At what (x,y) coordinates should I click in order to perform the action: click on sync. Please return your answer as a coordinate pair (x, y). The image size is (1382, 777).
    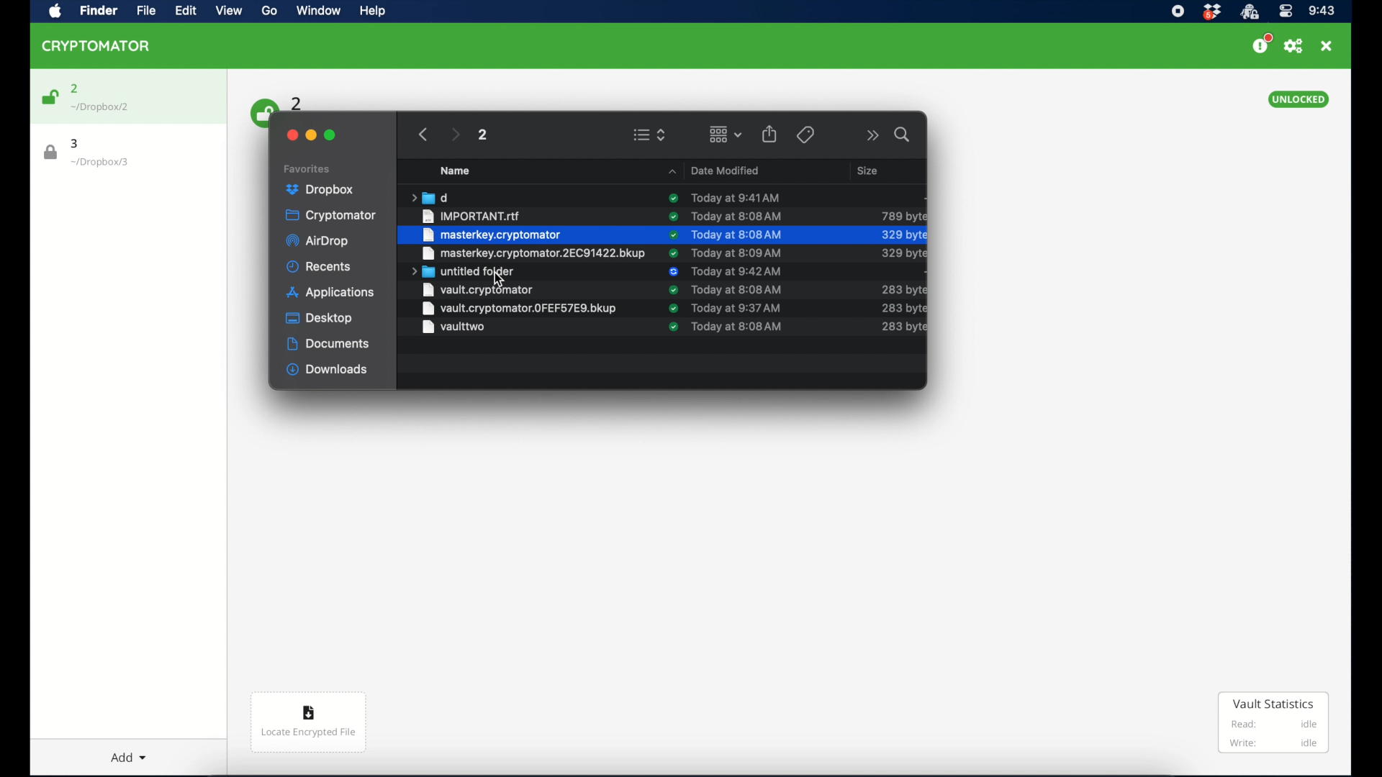
    Looking at the image, I should click on (674, 253).